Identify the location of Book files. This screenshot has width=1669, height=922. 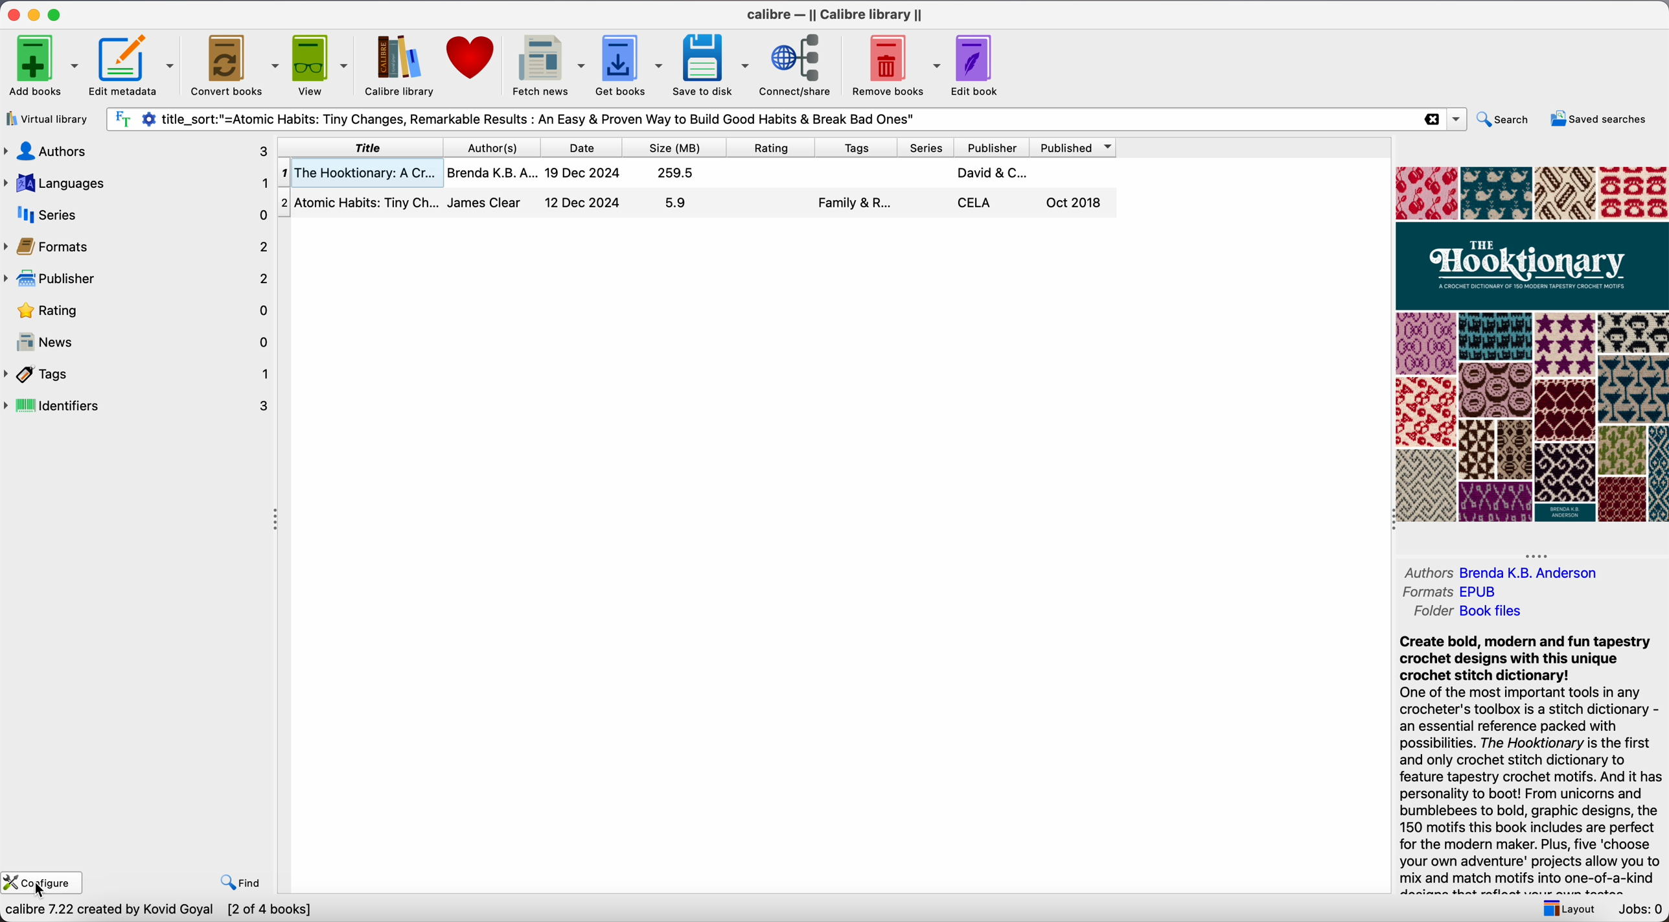
(1492, 612).